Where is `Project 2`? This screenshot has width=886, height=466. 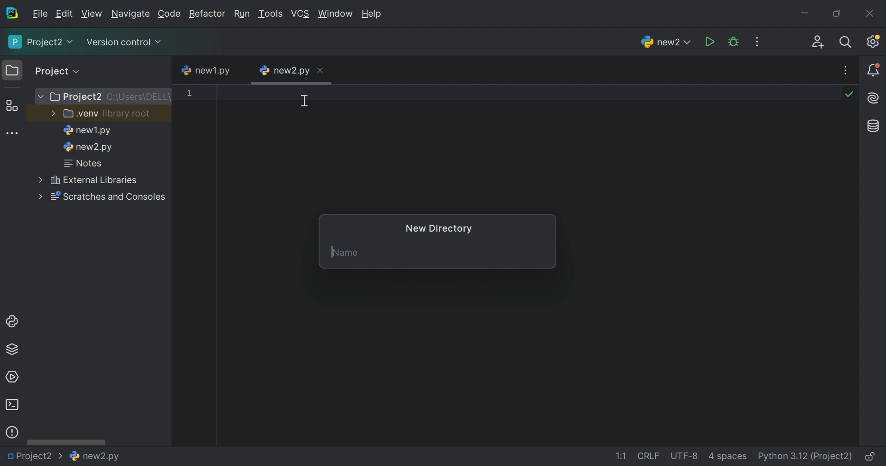 Project 2 is located at coordinates (77, 98).